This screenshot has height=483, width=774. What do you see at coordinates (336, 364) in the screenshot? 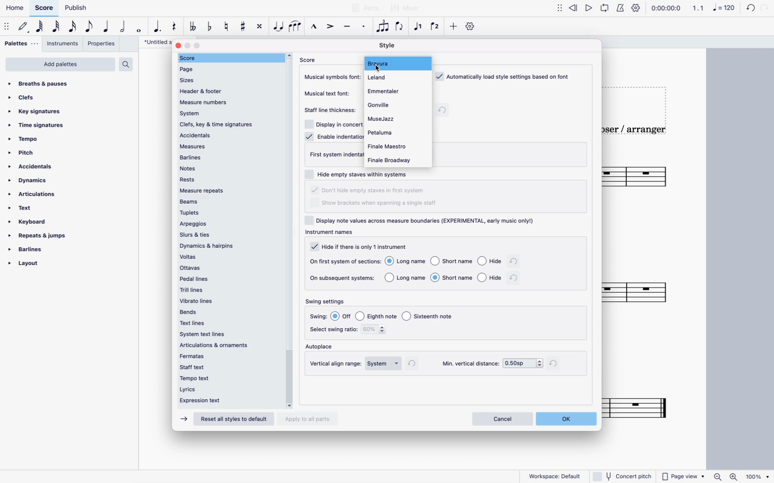
I see `vertical align range` at bounding box center [336, 364].